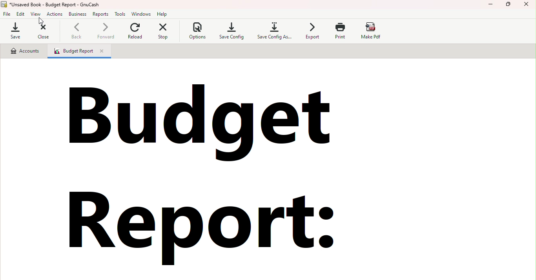 The height and width of the screenshot is (280, 536). I want to click on budget report, so click(224, 173).